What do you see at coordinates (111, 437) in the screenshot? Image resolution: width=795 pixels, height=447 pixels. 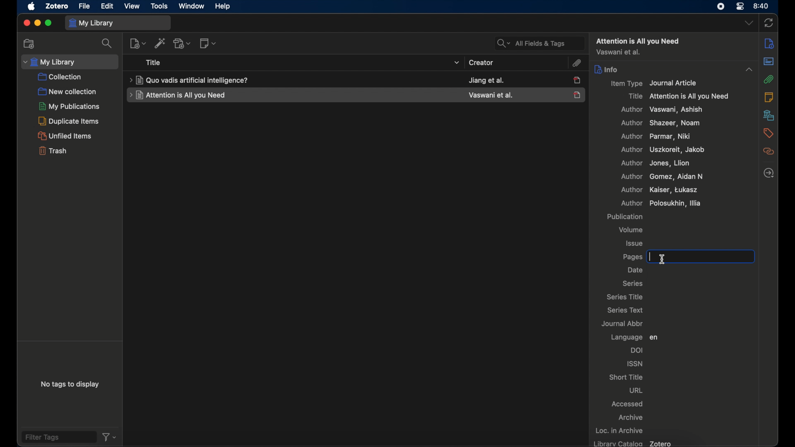 I see `filter dropdown` at bounding box center [111, 437].